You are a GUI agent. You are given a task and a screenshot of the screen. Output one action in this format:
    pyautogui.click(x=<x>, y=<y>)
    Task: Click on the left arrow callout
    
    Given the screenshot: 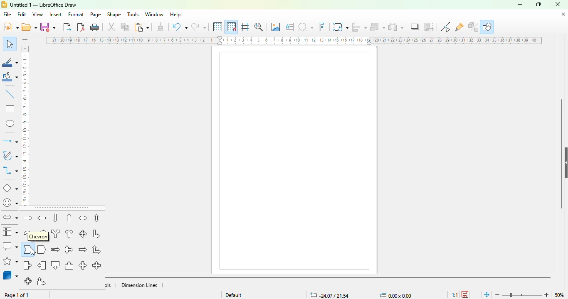 What is the action you would take?
    pyautogui.click(x=42, y=265)
    